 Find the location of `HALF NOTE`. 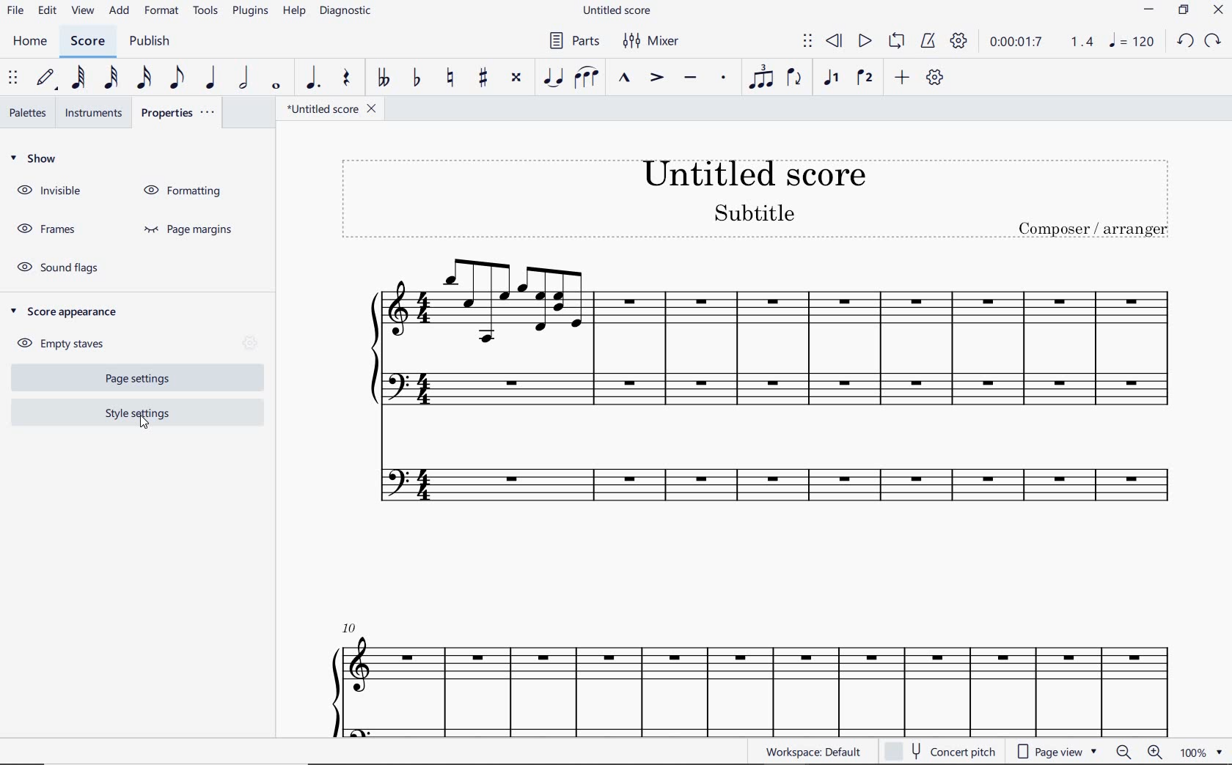

HALF NOTE is located at coordinates (245, 77).